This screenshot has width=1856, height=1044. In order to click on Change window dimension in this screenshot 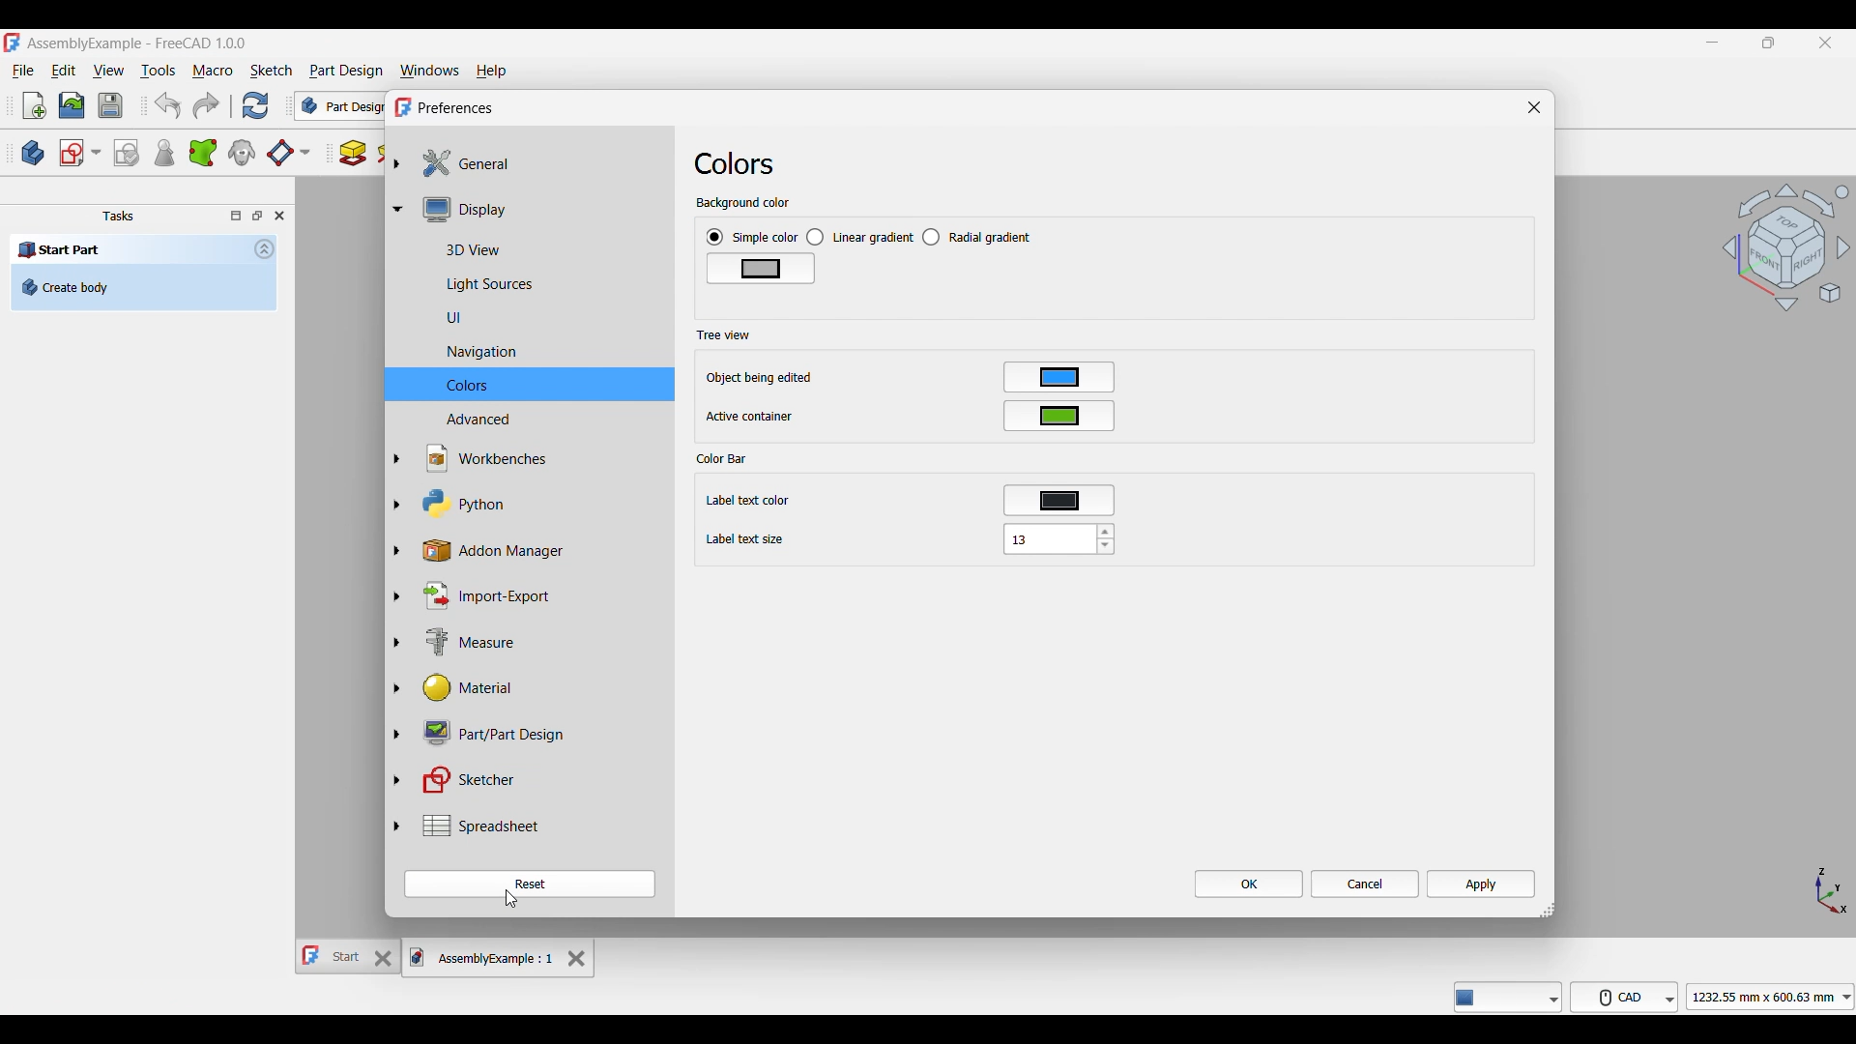, I will do `click(1548, 911)`.